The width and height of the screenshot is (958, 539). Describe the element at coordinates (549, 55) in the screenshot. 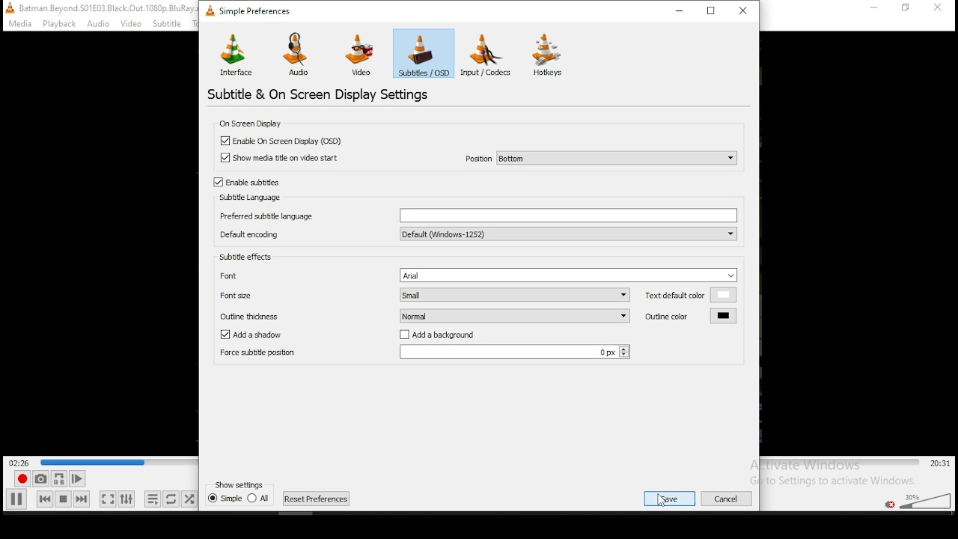

I see `hotkeys` at that location.